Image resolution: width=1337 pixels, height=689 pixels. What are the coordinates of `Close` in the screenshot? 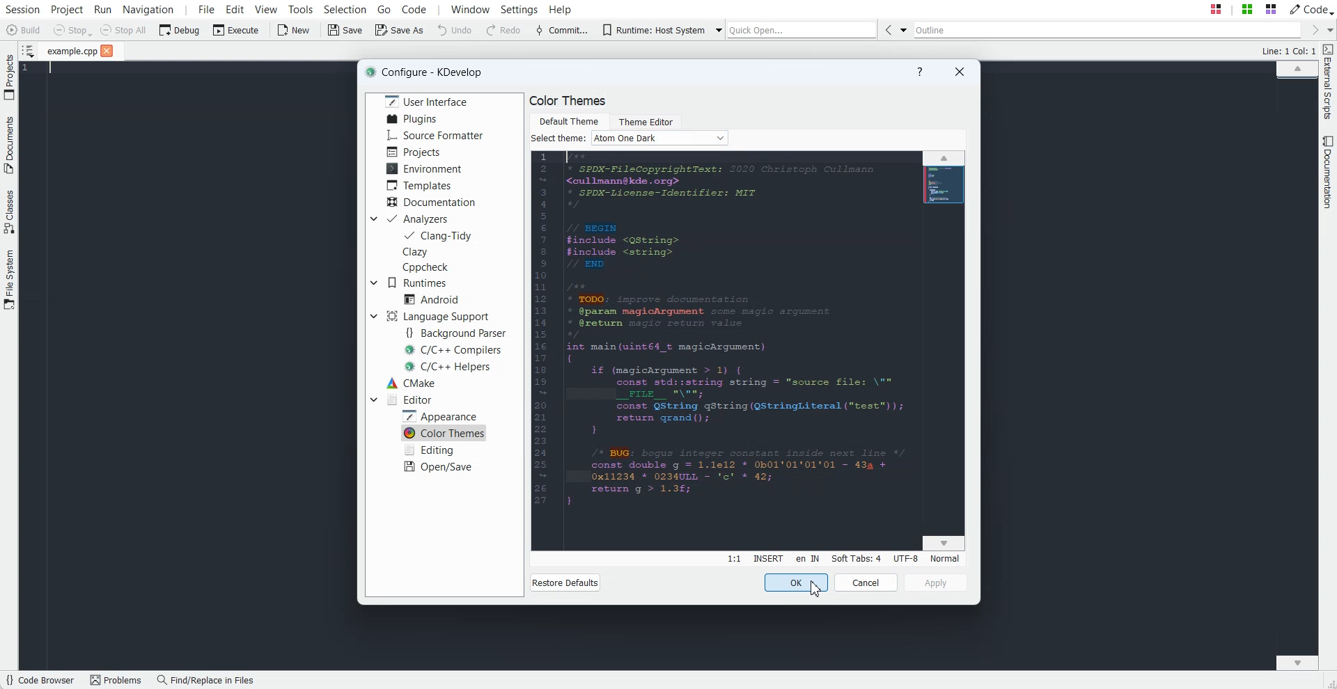 It's located at (959, 71).